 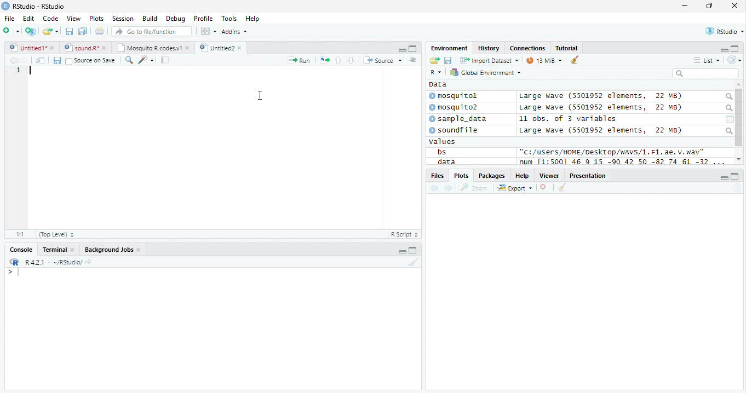 What do you see at coordinates (575, 59) in the screenshot?
I see `clear console` at bounding box center [575, 59].